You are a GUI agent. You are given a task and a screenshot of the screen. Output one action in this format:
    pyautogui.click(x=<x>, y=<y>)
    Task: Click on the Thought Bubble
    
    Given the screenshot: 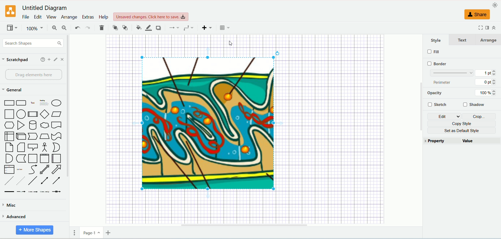 What is the action you would take?
    pyautogui.click(x=44, y=126)
    